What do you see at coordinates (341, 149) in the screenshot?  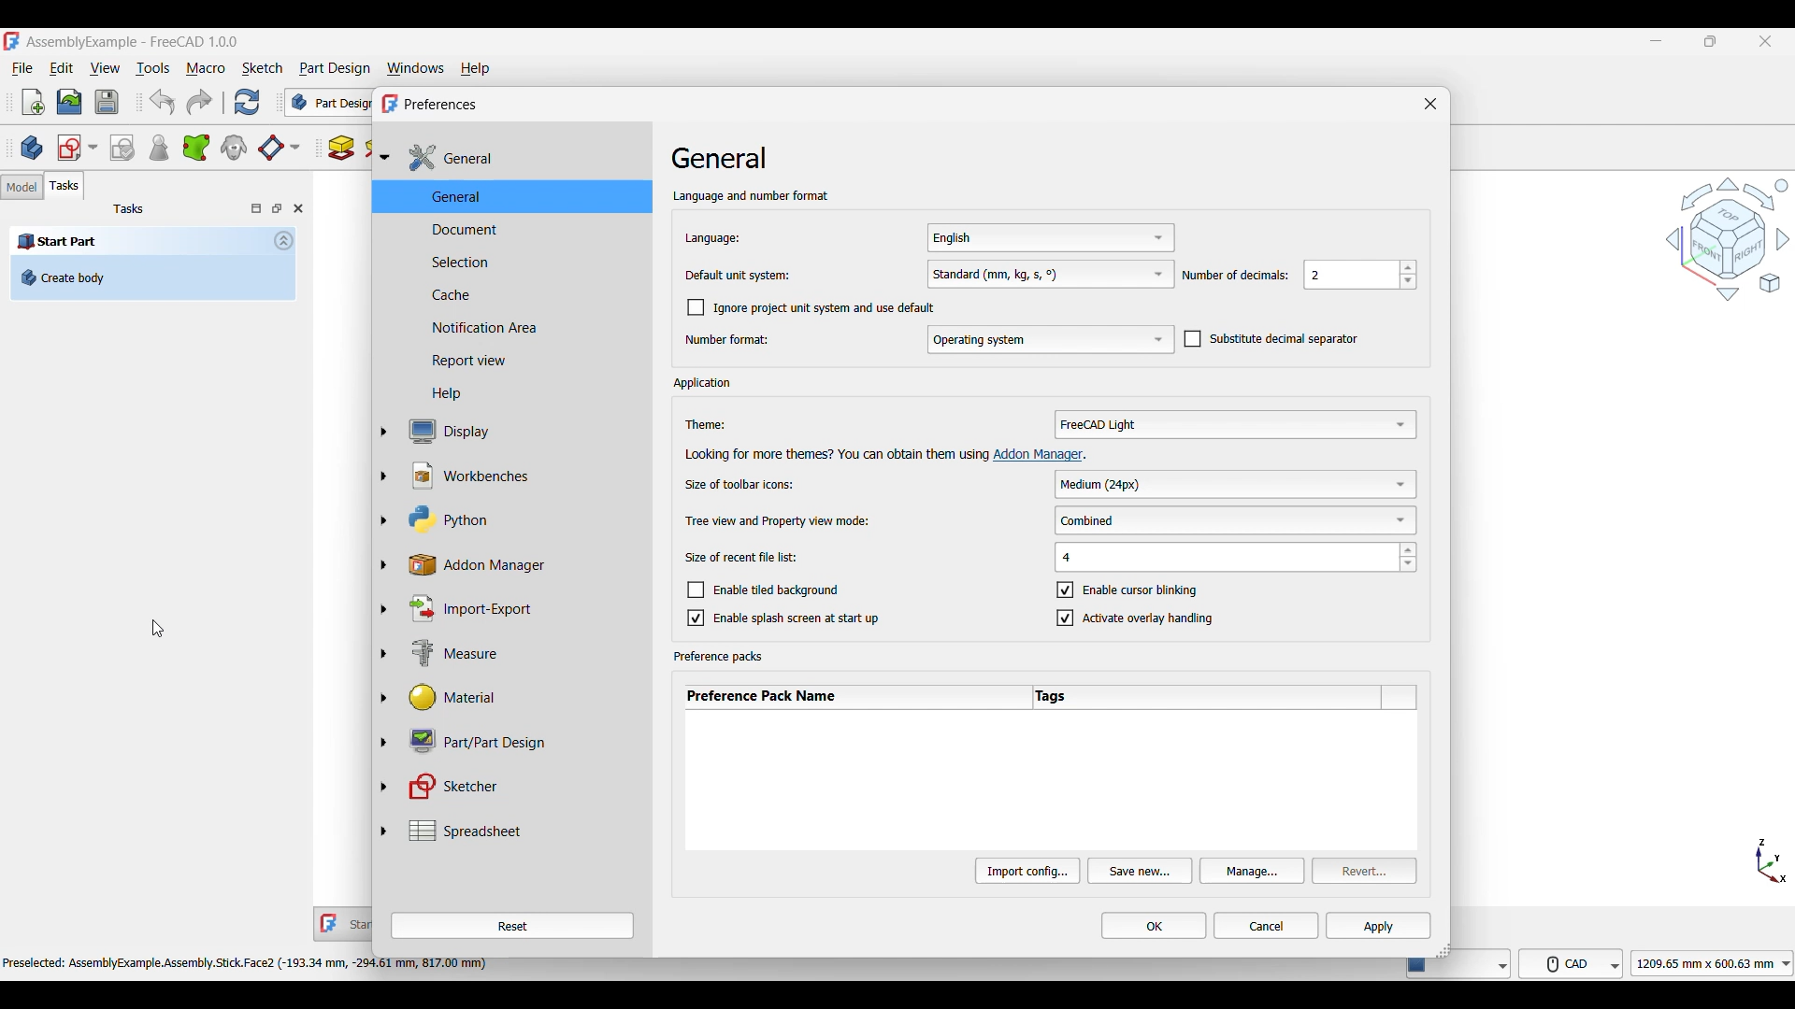 I see `Pad` at bounding box center [341, 149].